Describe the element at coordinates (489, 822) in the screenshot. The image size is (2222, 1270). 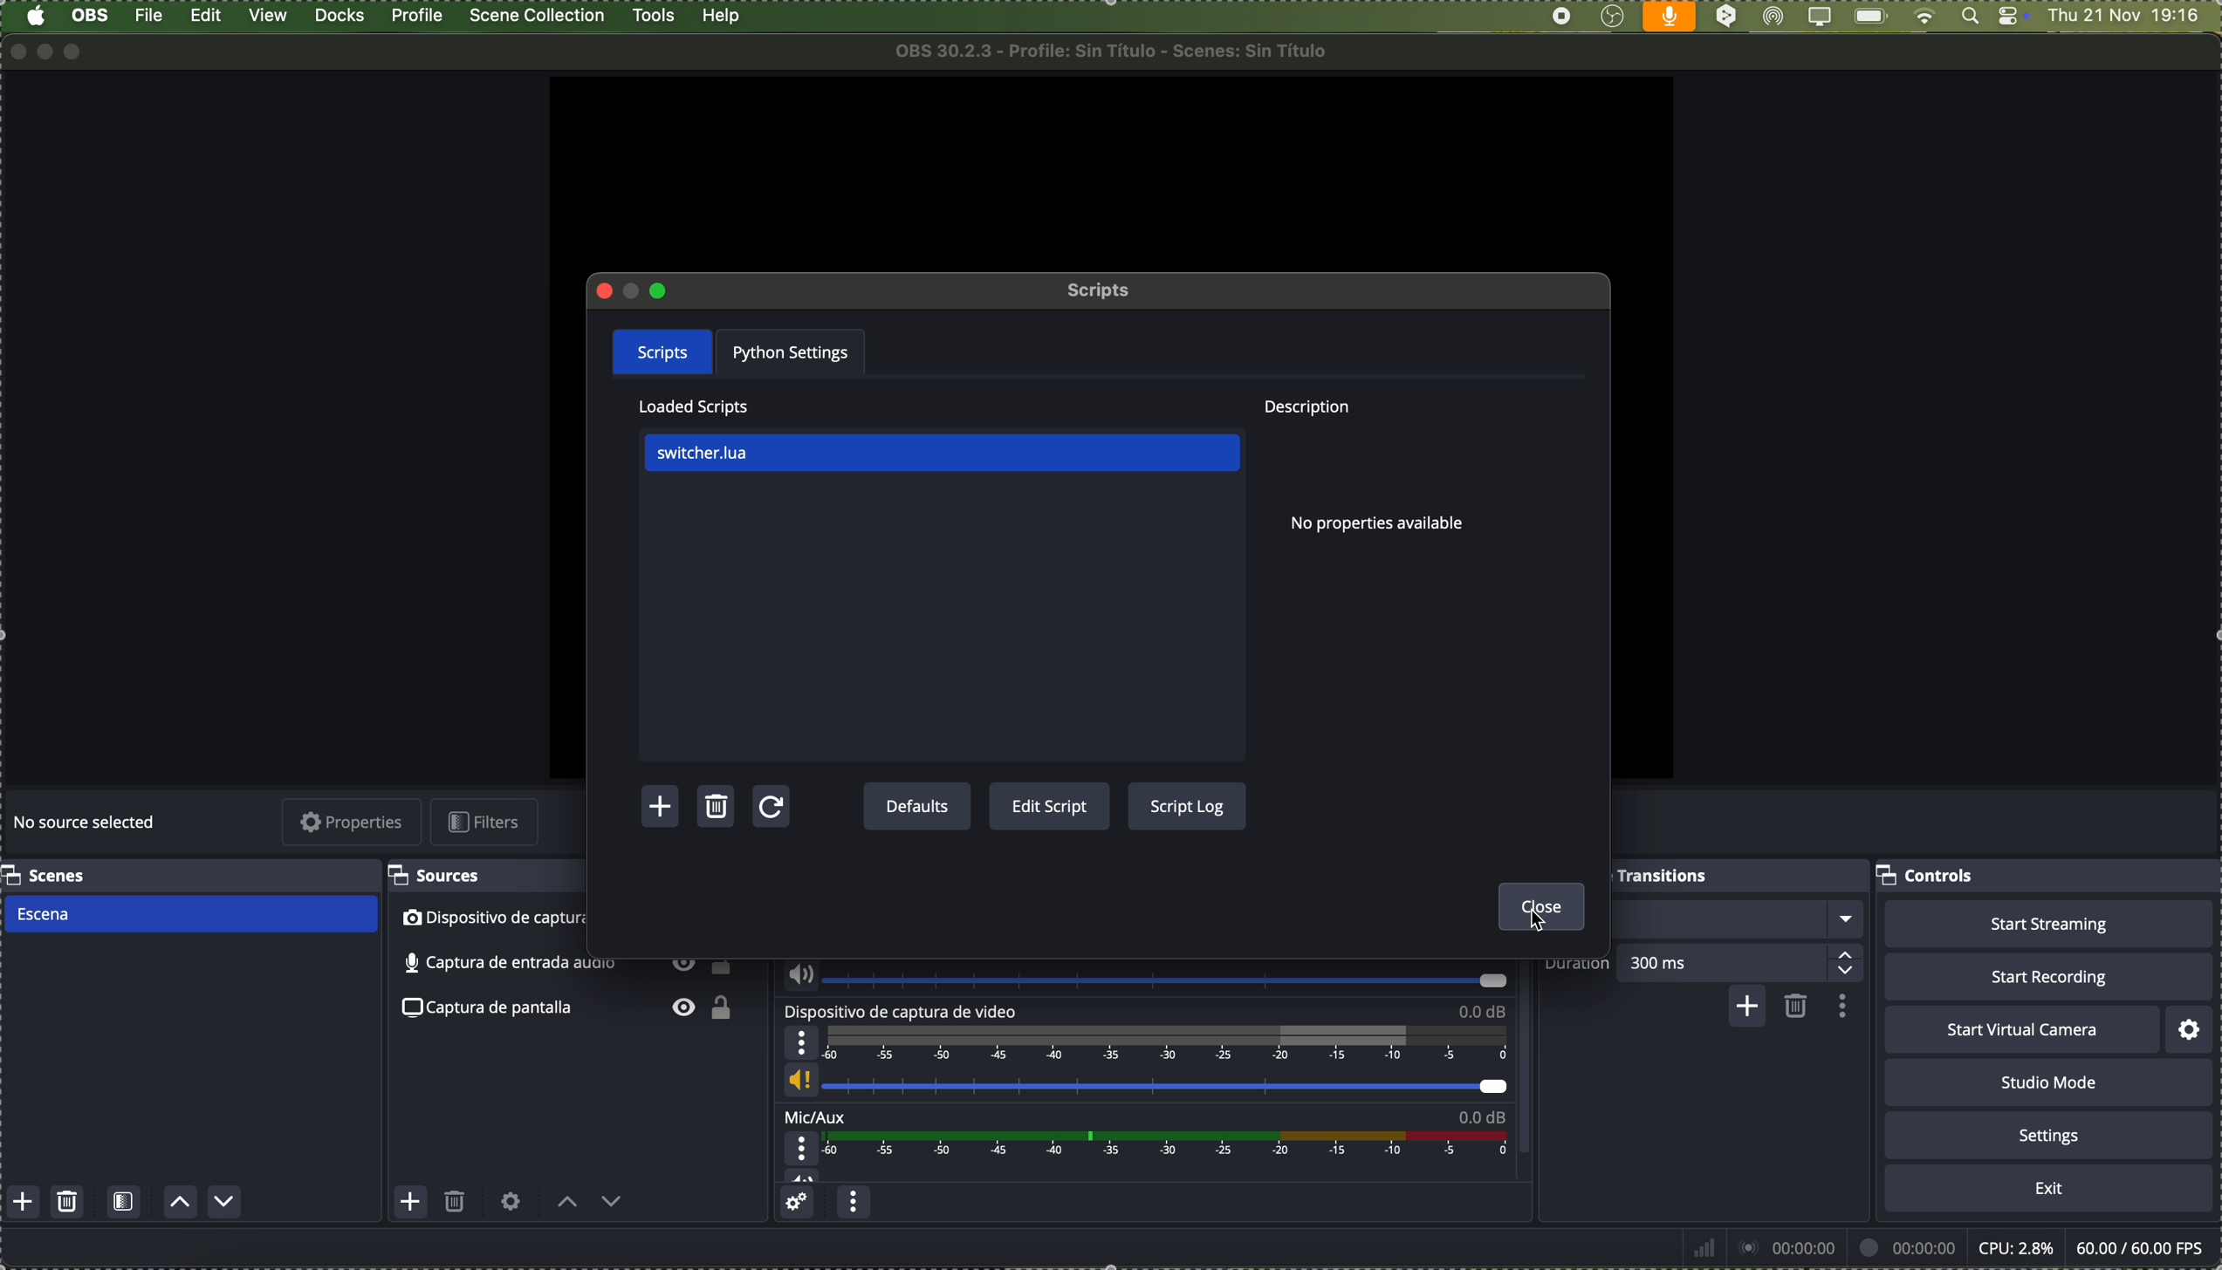
I see `filters` at that location.